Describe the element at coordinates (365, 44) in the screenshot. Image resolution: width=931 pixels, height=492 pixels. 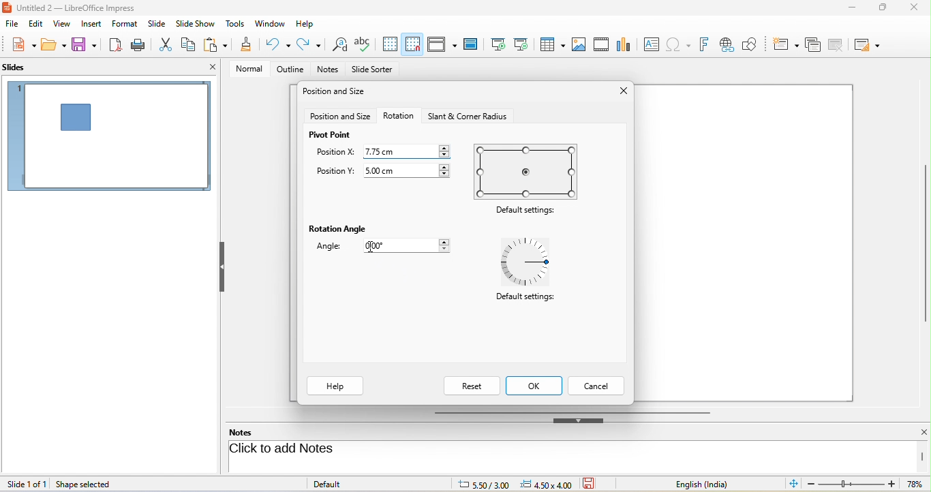
I see `spelling` at that location.